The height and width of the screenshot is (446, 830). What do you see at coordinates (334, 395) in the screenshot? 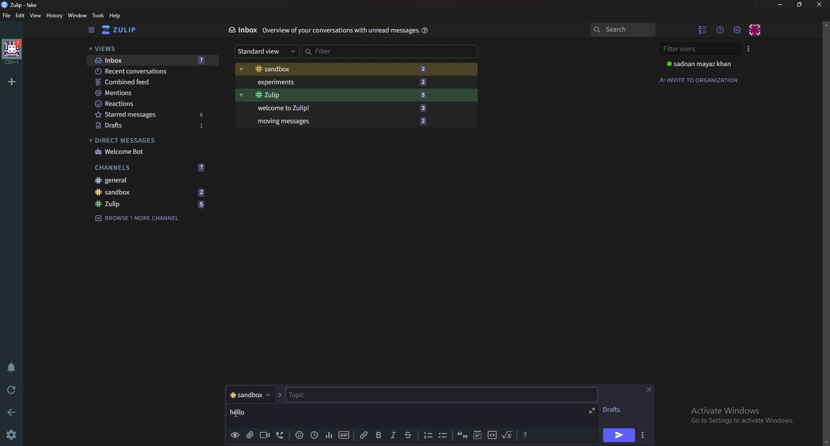
I see `Topic` at bounding box center [334, 395].